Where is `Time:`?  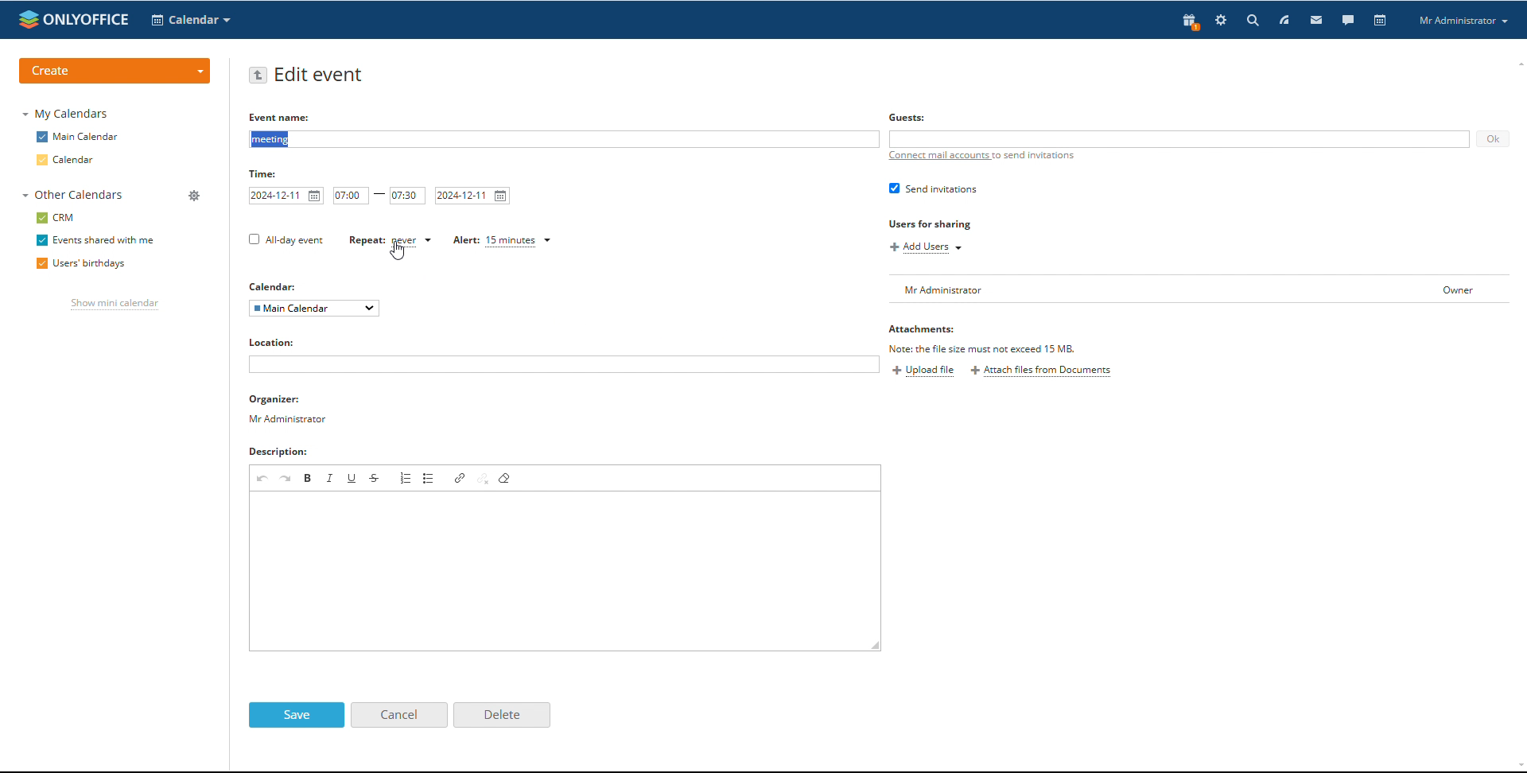 Time: is located at coordinates (266, 175).